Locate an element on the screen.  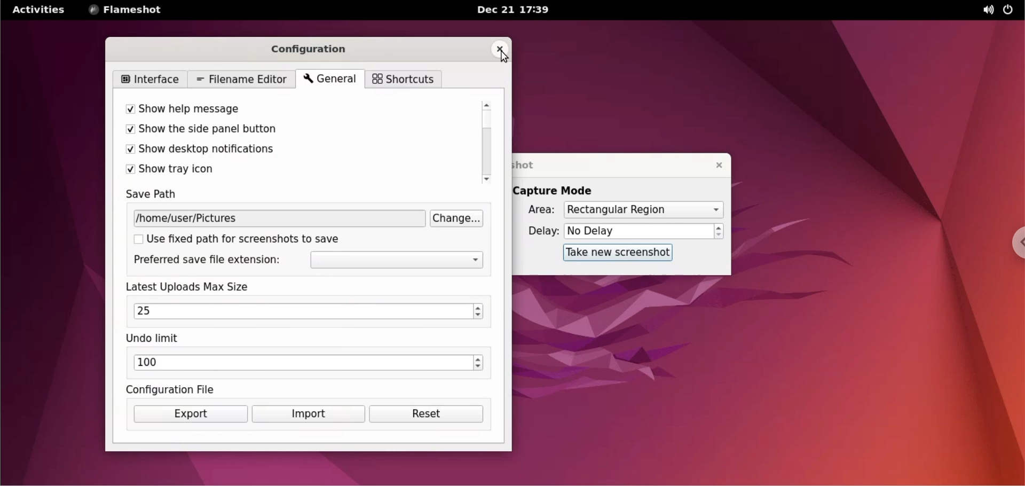
reset  is located at coordinates (427, 414).